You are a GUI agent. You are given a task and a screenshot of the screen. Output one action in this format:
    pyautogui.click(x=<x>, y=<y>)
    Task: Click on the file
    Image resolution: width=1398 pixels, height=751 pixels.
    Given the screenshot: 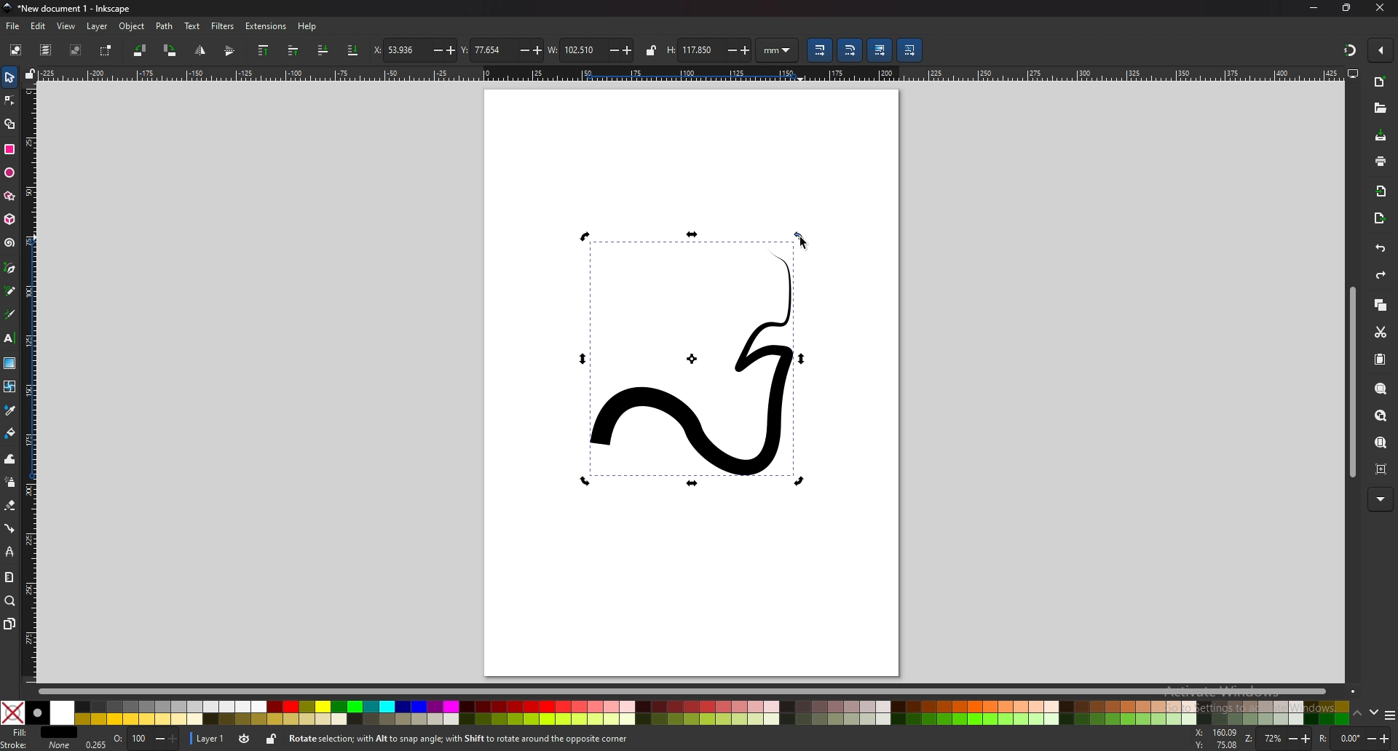 What is the action you would take?
    pyautogui.click(x=12, y=26)
    